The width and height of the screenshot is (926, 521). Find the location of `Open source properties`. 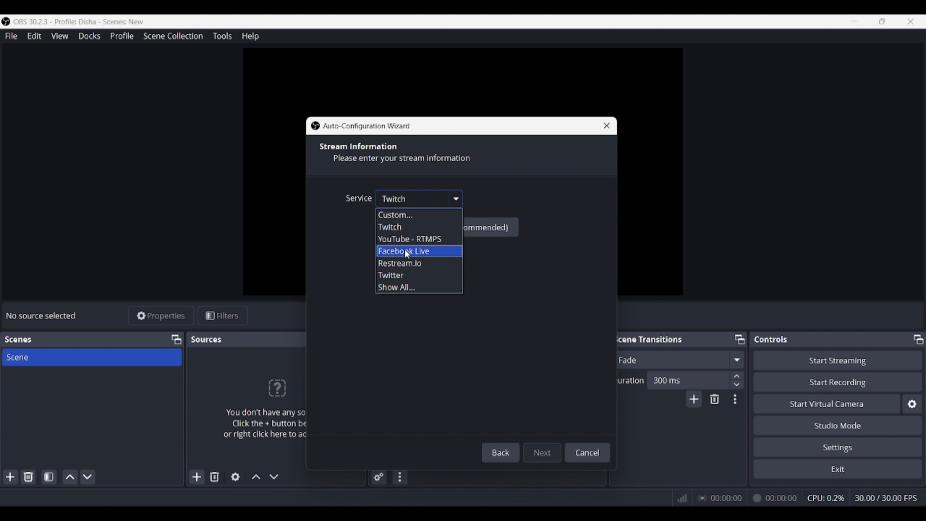

Open source properties is located at coordinates (235, 477).